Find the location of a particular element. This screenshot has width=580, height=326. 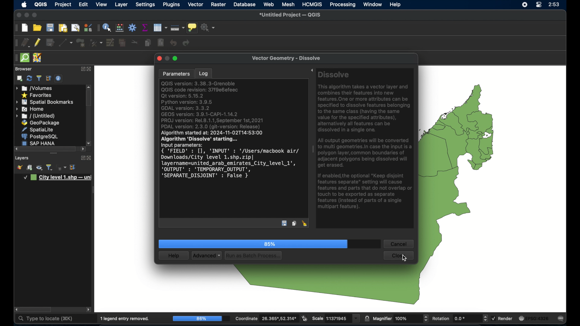

close is located at coordinates (90, 69).